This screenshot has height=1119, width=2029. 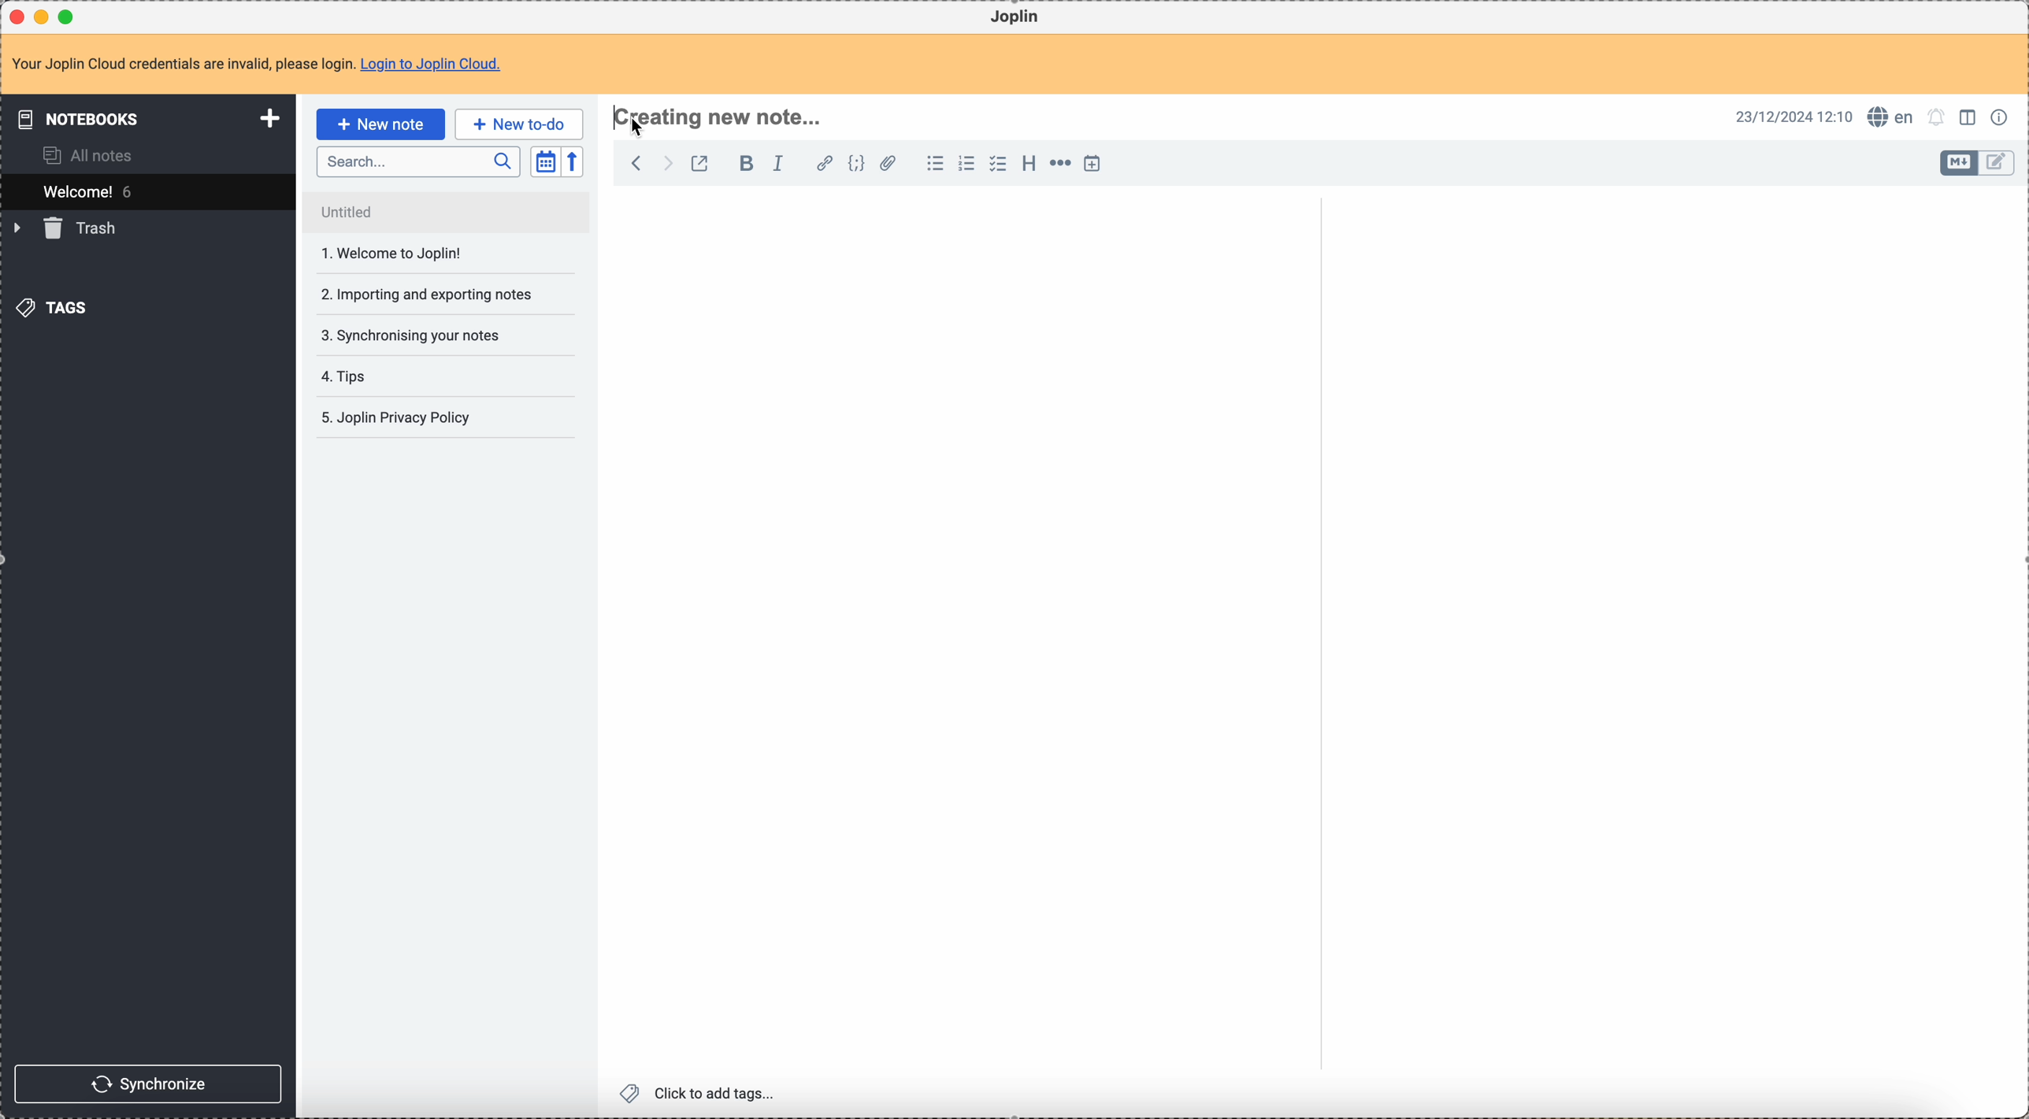 What do you see at coordinates (717, 119) in the screenshot?
I see `click` at bounding box center [717, 119].